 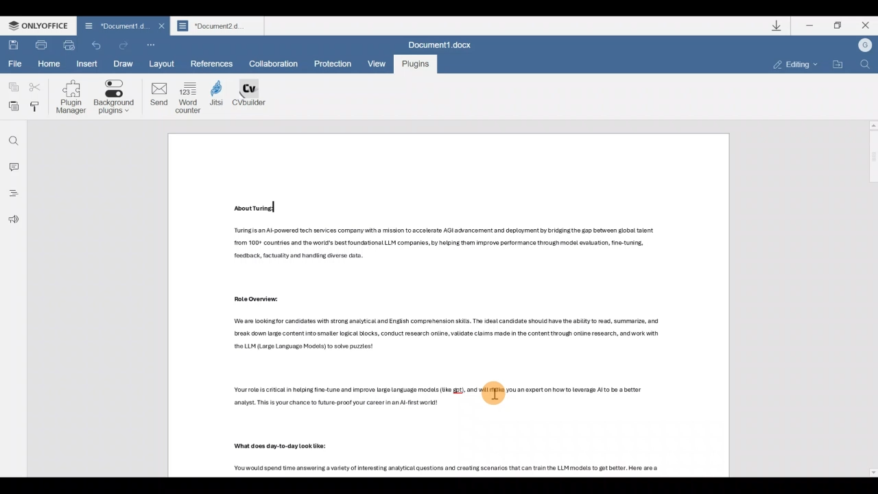 I want to click on Find, so click(x=12, y=138).